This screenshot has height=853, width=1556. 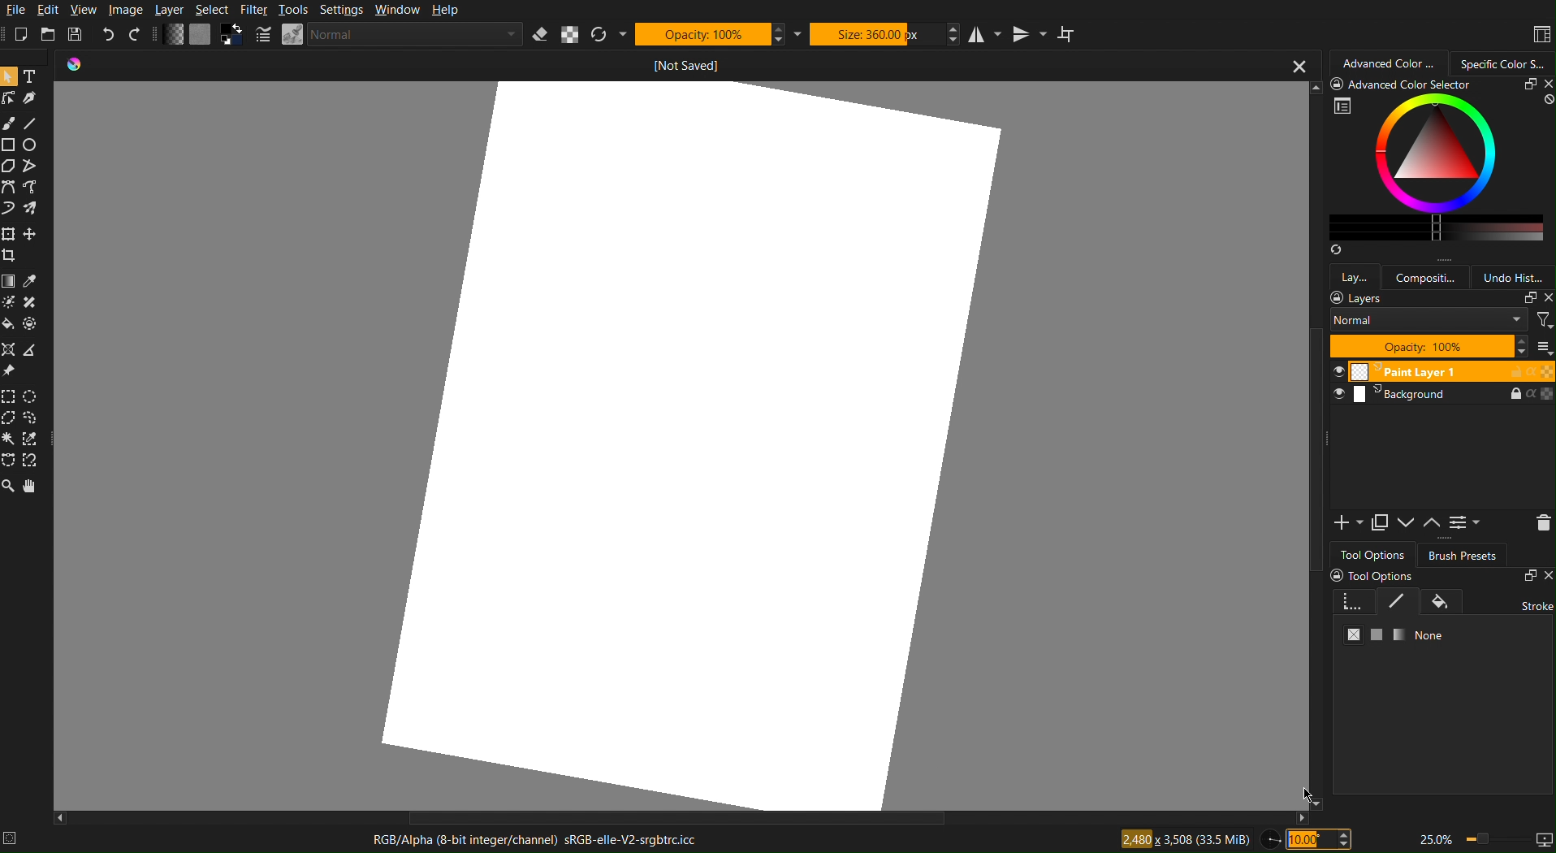 What do you see at coordinates (1428, 276) in the screenshot?
I see `Composition` at bounding box center [1428, 276].